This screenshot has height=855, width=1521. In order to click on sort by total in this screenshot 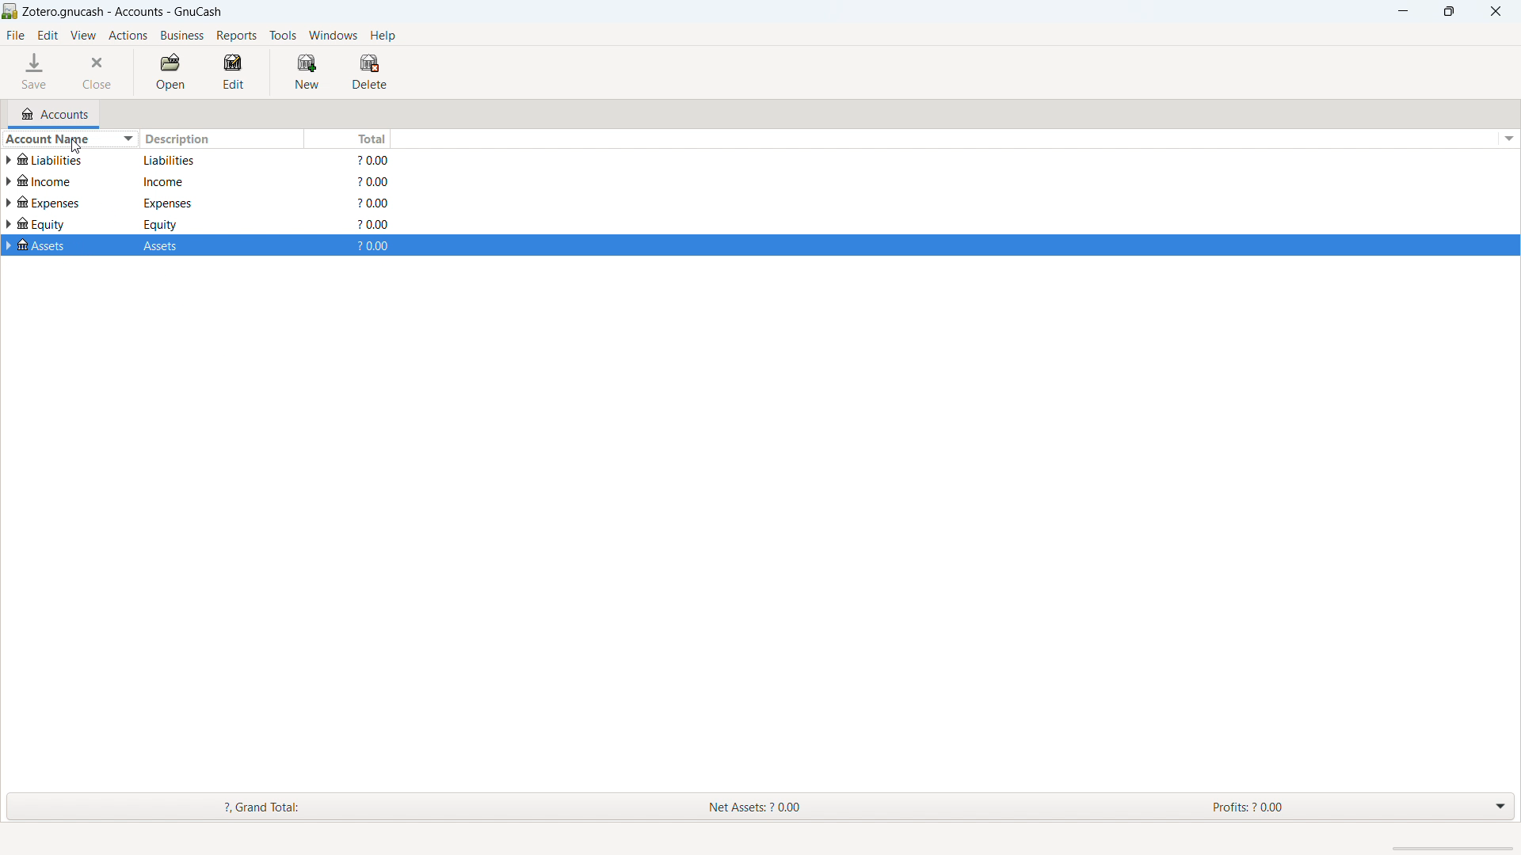, I will do `click(346, 139)`.